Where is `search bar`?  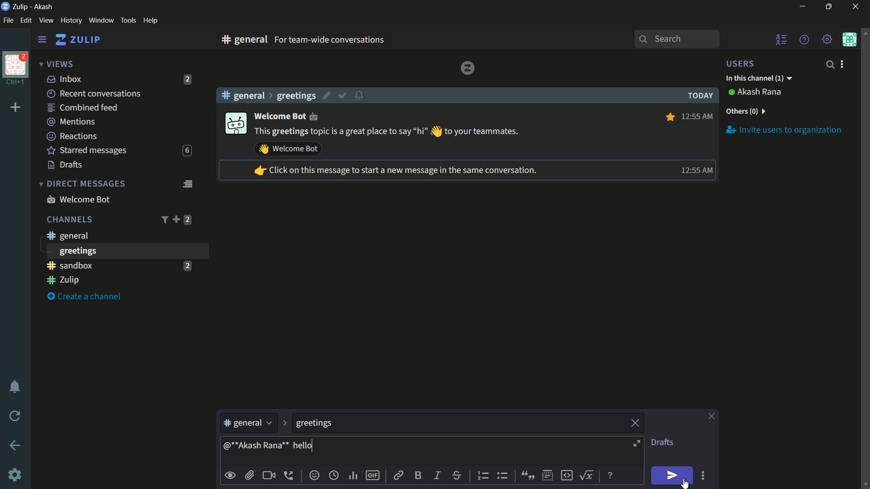 search bar is located at coordinates (677, 39).